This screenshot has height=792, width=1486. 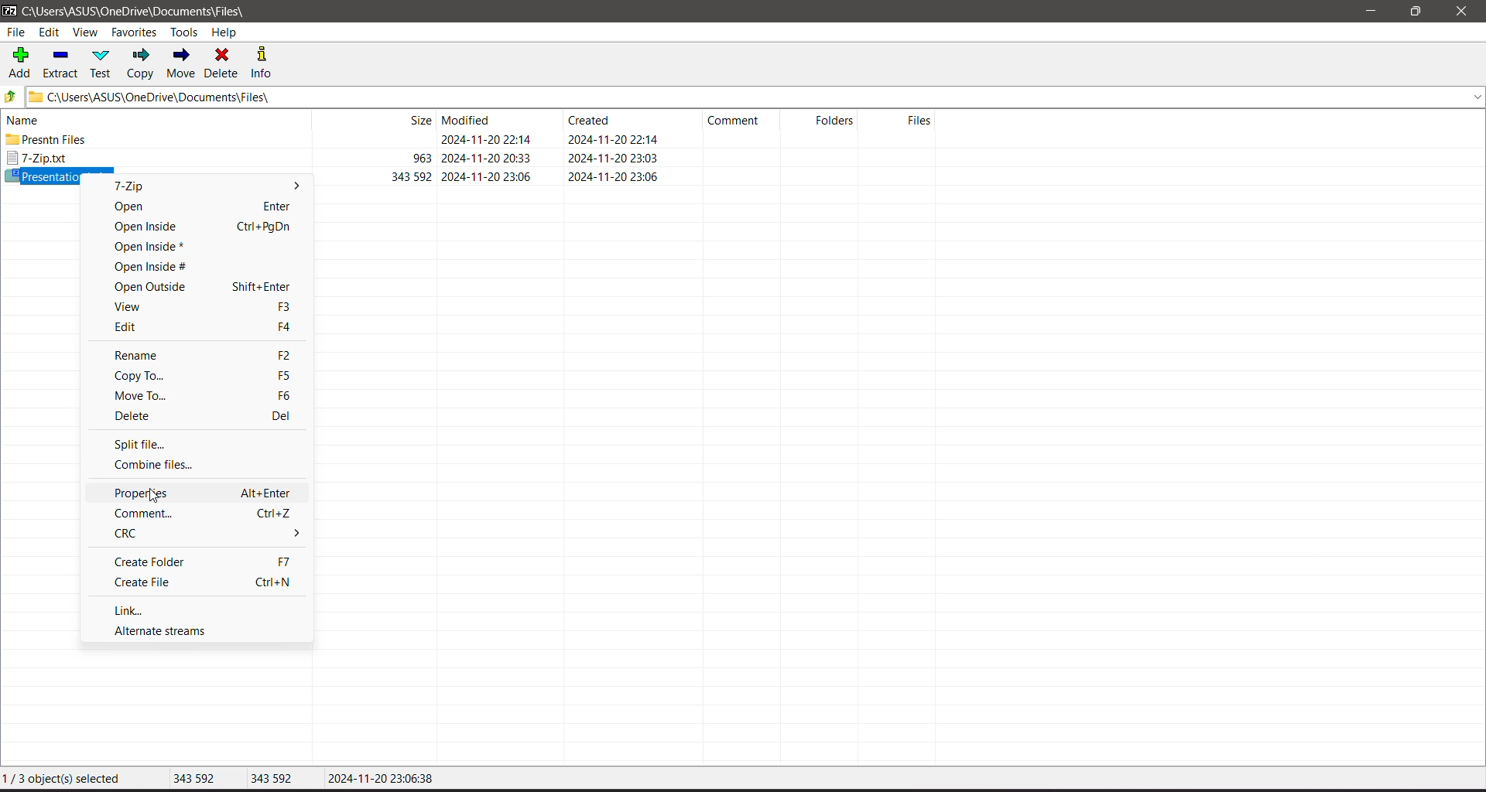 I want to click on Copy To, so click(x=187, y=375).